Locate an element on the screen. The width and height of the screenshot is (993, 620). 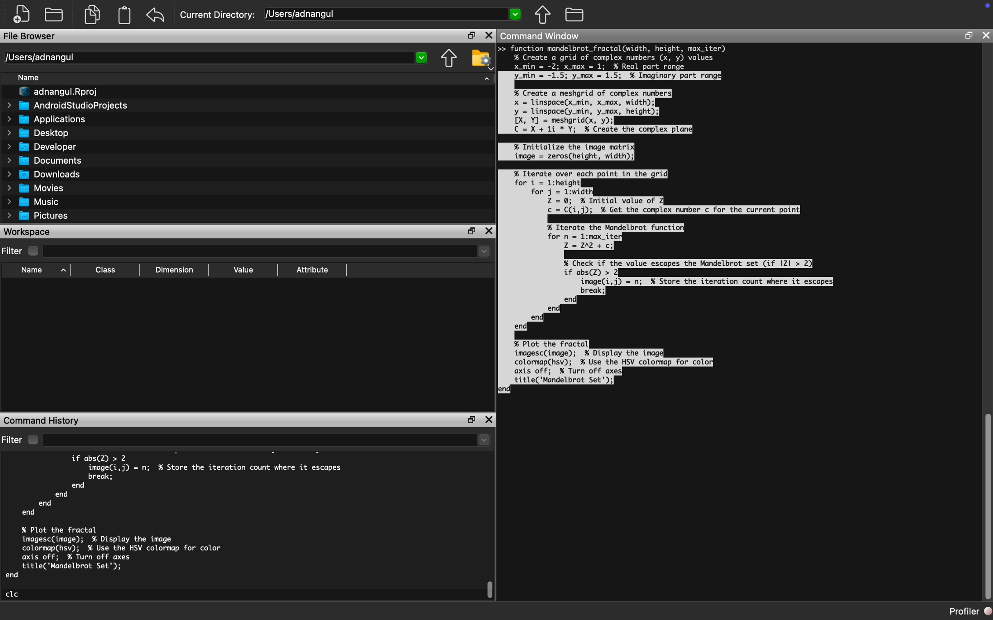
Name is located at coordinates (32, 270).